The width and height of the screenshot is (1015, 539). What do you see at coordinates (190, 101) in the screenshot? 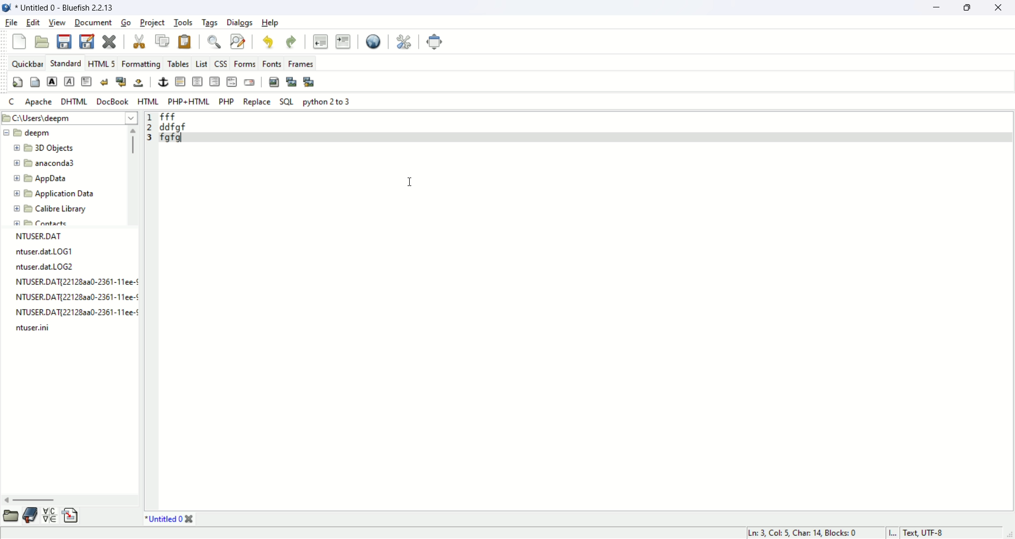
I see `PHP+HTML` at bounding box center [190, 101].